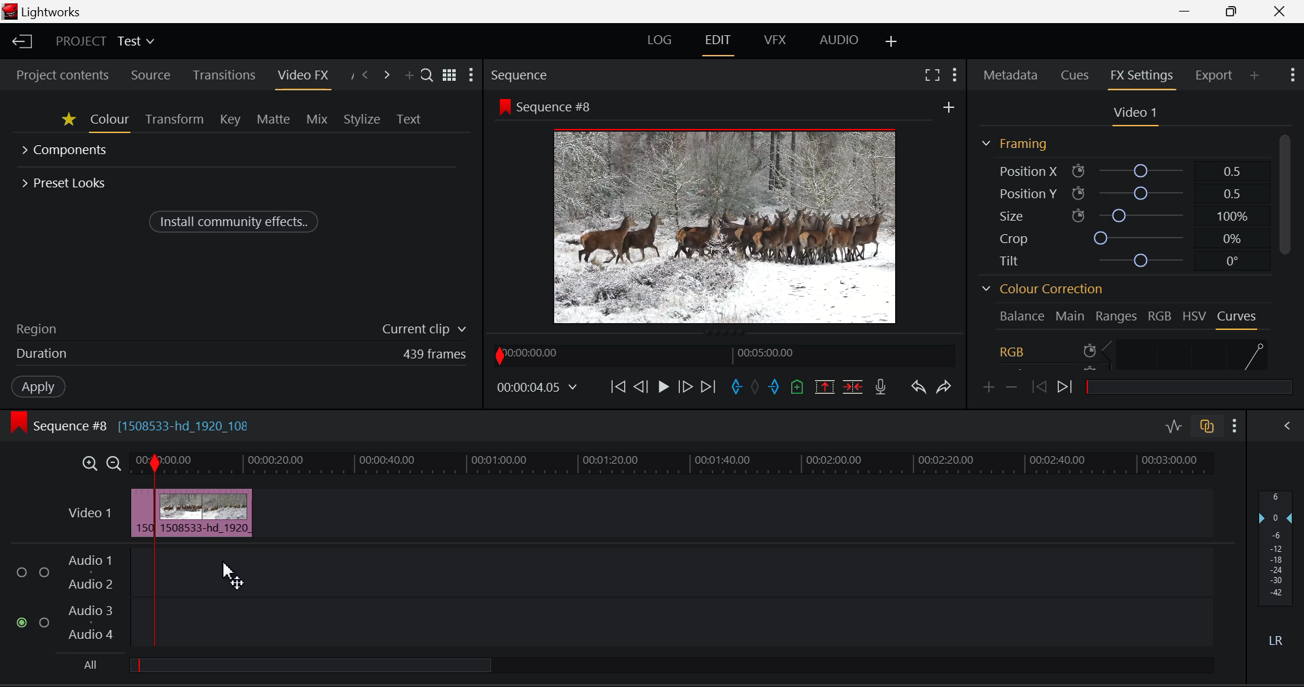  I want to click on Project contents, so click(62, 75).